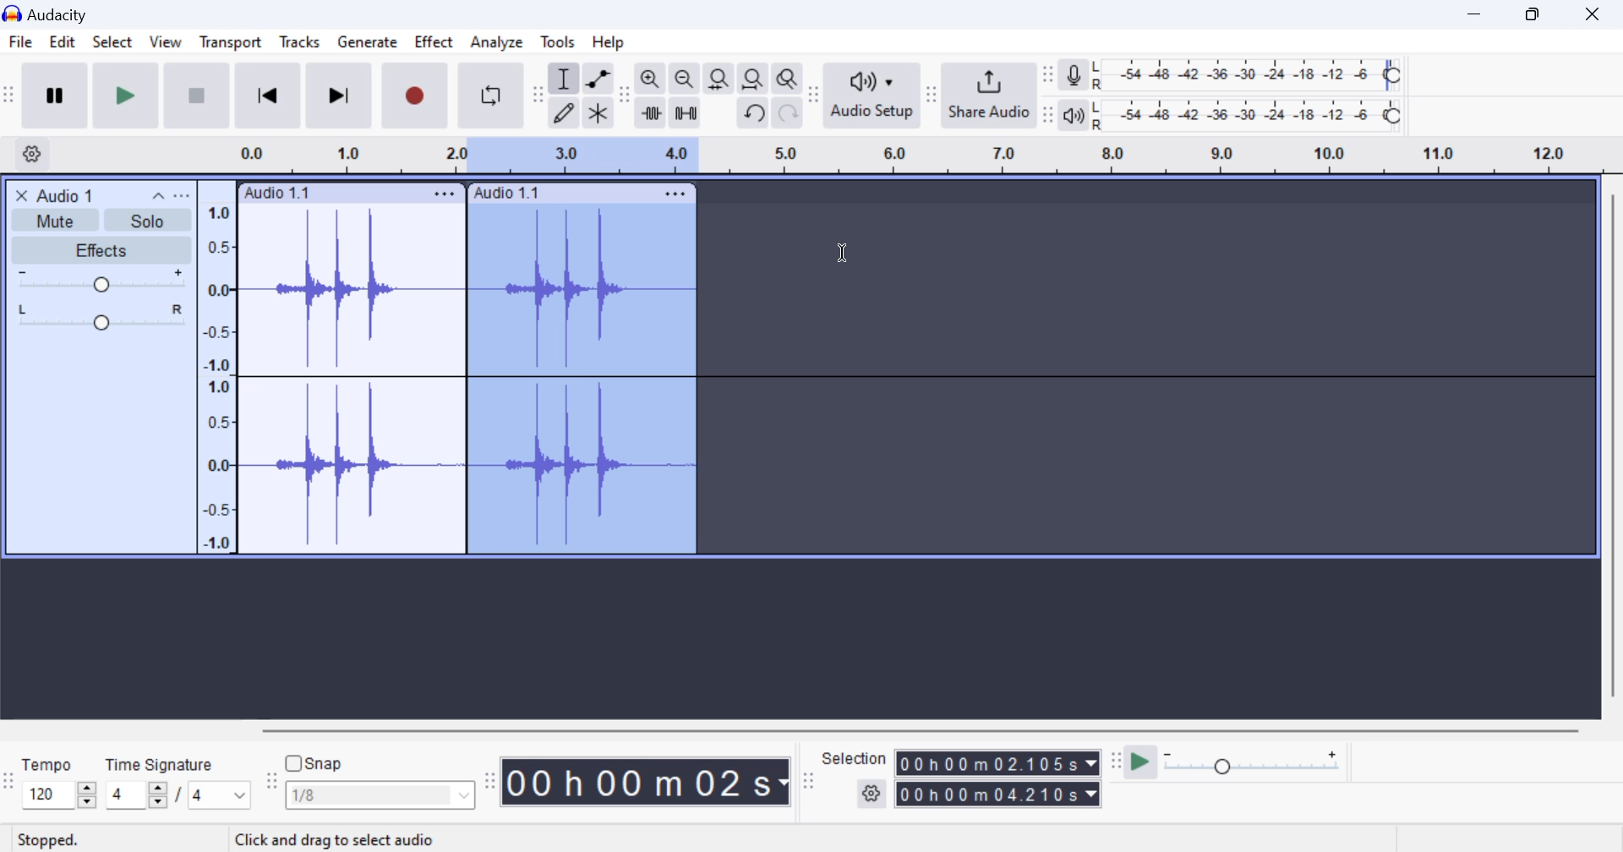 This screenshot has height=852, width=1623. I want to click on undo, so click(755, 113).